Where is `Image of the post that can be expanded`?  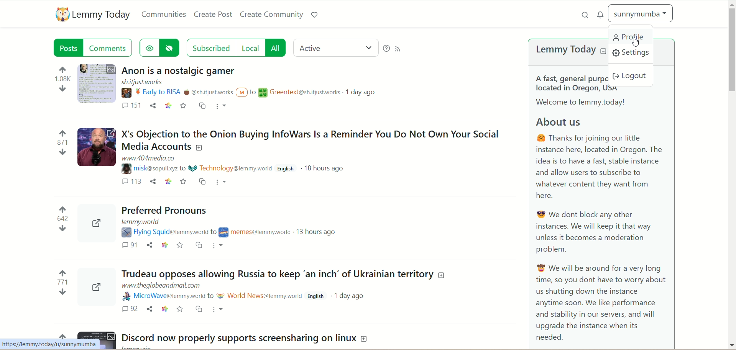 Image of the post that can be expanded is located at coordinates (97, 340).